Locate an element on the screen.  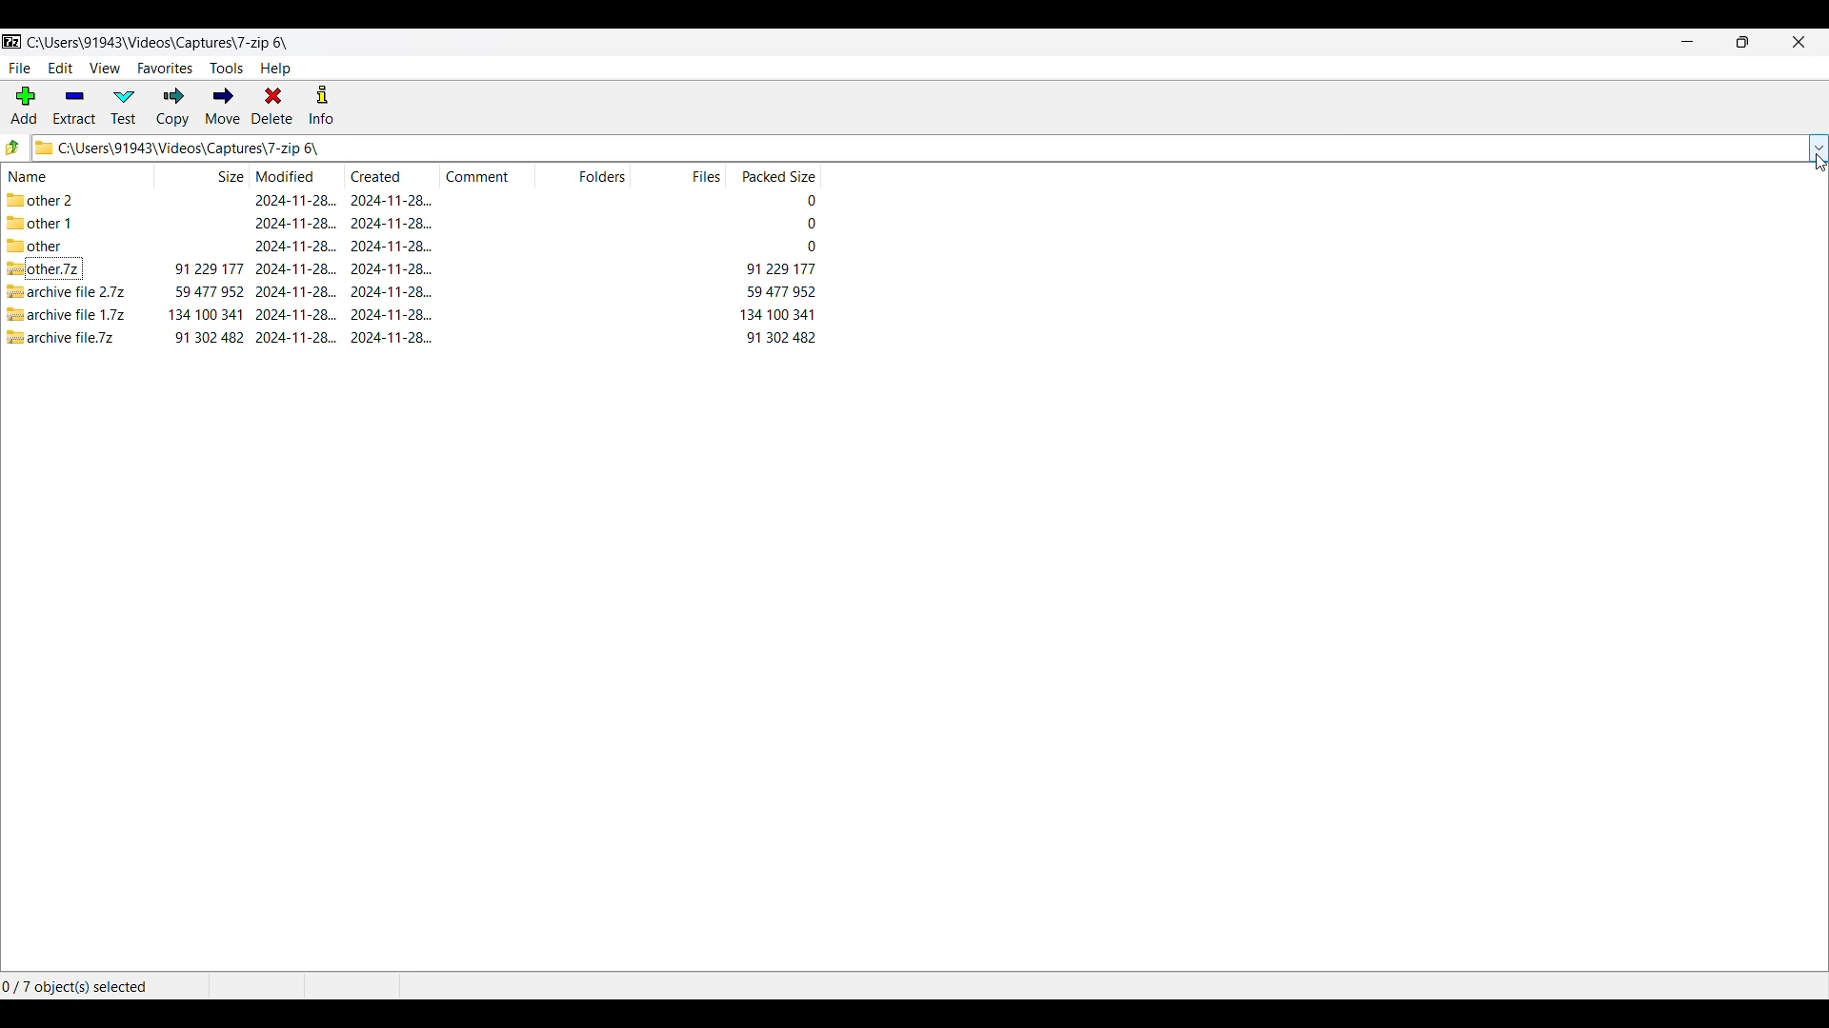
zip folder is located at coordinates (67, 314).